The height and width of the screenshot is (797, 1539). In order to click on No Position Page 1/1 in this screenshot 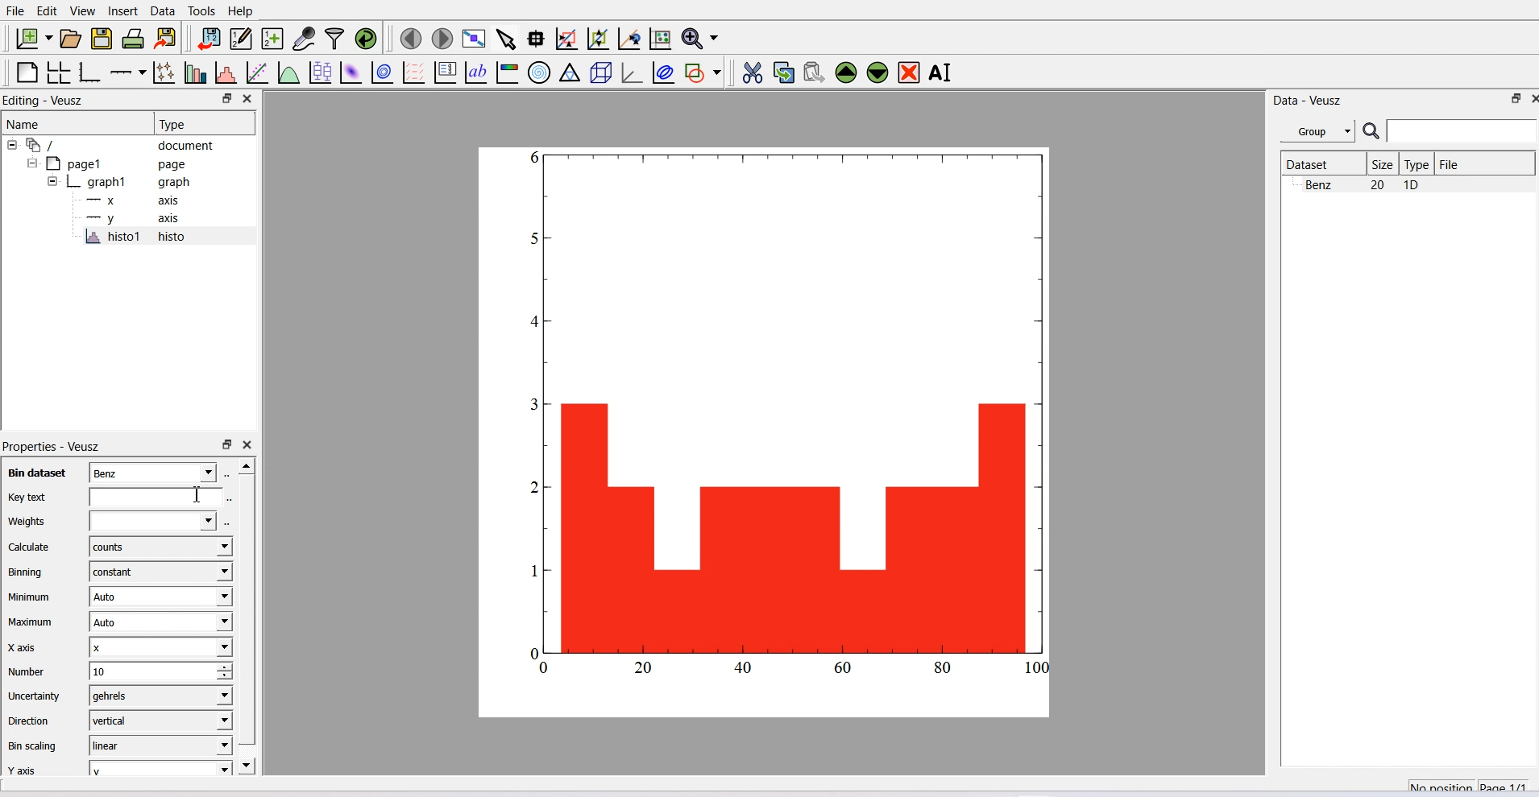, I will do `click(1467, 784)`.